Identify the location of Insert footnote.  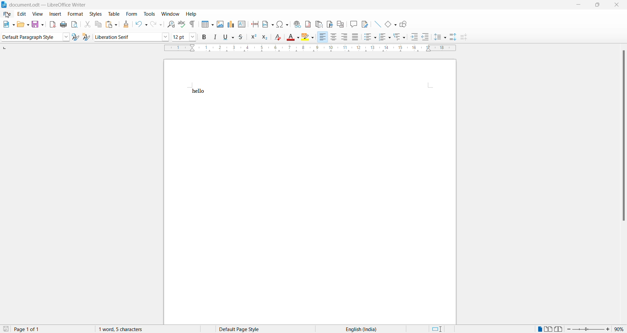
(307, 24).